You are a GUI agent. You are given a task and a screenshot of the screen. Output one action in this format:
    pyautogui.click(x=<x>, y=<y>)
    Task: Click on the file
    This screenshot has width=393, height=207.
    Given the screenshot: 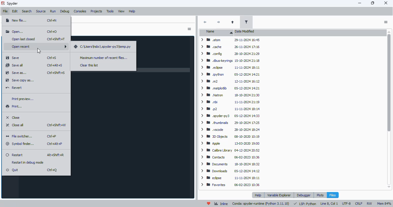 What is the action you would take?
    pyautogui.click(x=5, y=11)
    